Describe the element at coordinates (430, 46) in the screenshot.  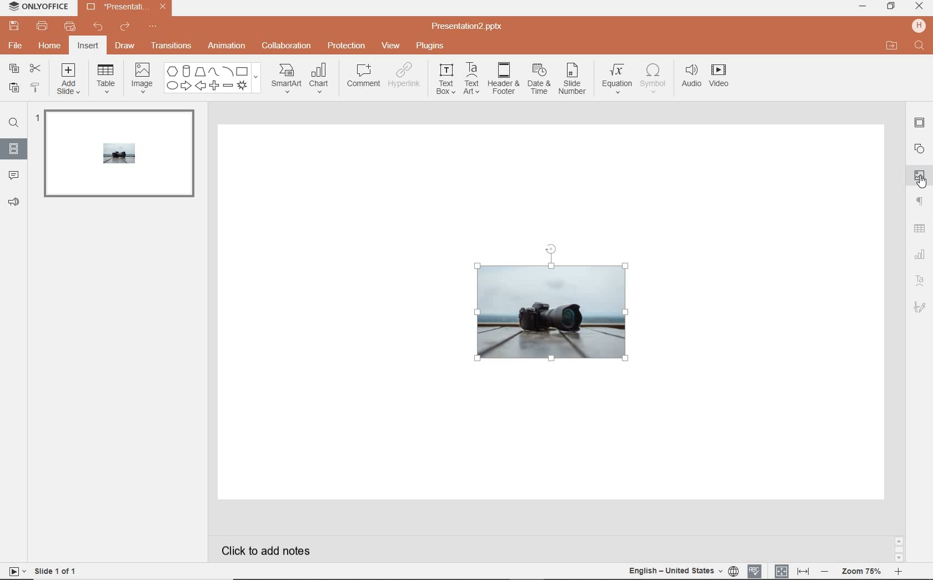
I see `plugins` at that location.